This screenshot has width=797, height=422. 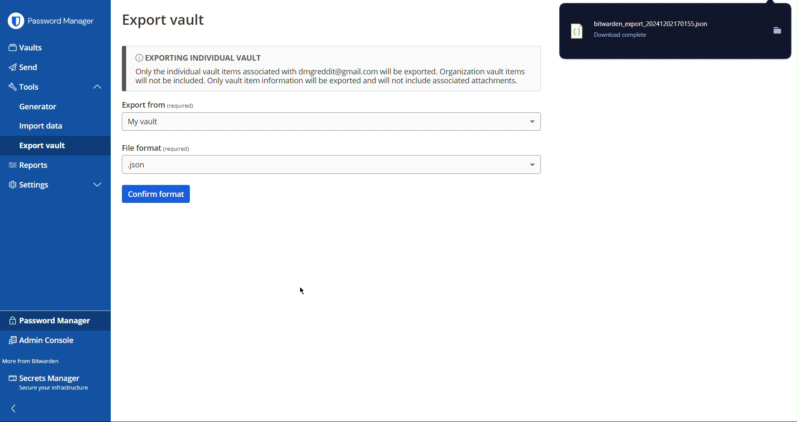 What do you see at coordinates (675, 32) in the screenshot?
I see `File downloaded` at bounding box center [675, 32].